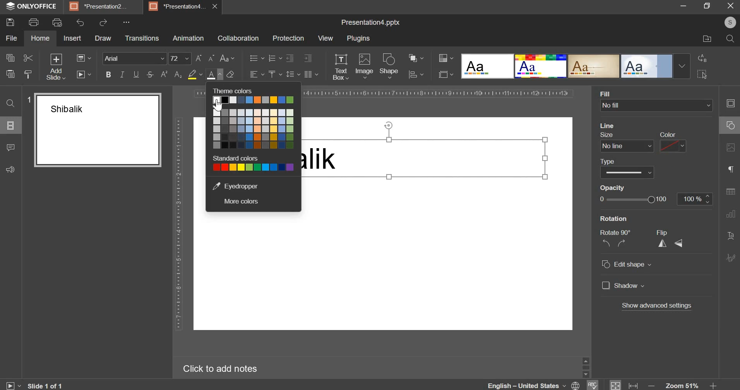  What do you see at coordinates (222, 84) in the screenshot?
I see `mouse pointer` at bounding box center [222, 84].